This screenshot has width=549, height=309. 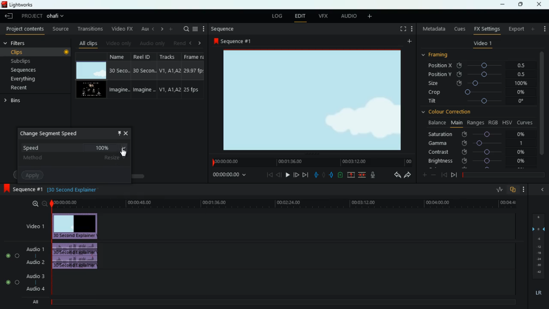 What do you see at coordinates (167, 76) in the screenshot?
I see `tracks` at bounding box center [167, 76].